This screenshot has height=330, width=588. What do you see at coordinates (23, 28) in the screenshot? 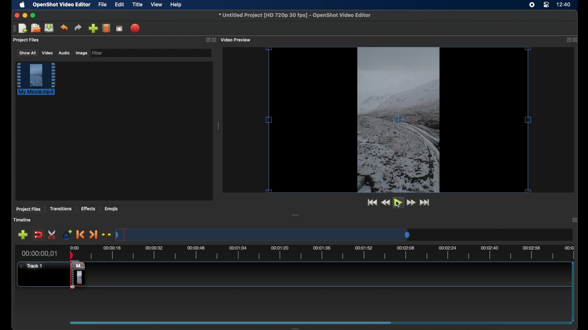
I see `new project` at bounding box center [23, 28].